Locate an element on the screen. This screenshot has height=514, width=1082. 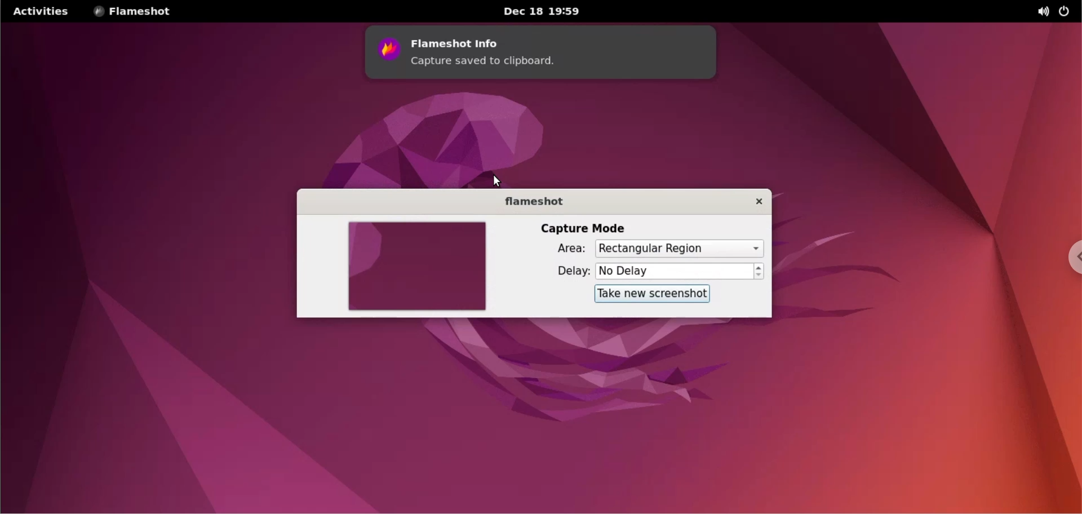
on/off is located at coordinates (1069, 10).